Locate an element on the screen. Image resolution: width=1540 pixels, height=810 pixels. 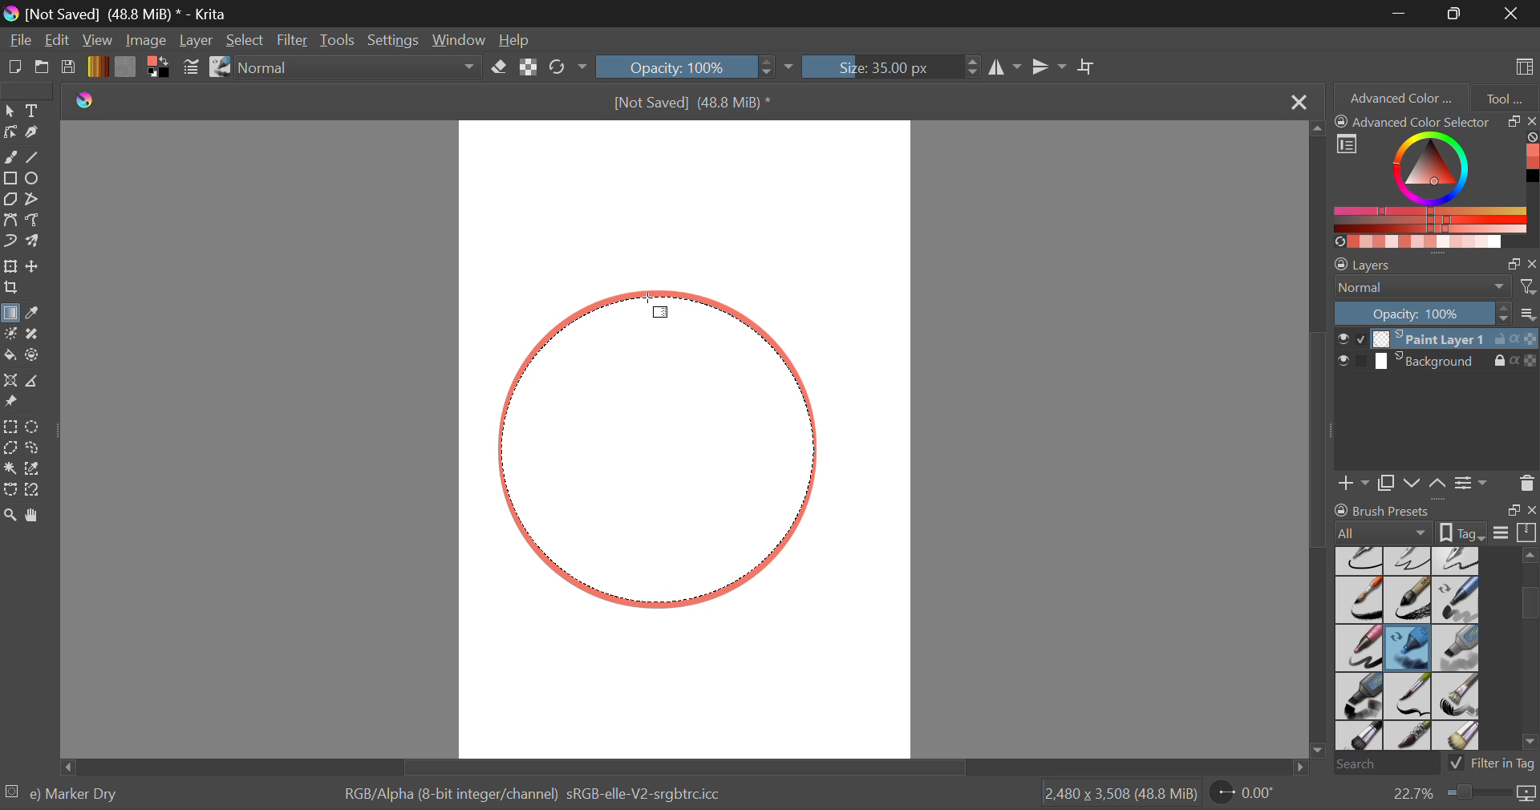
Eyedropper is located at coordinates (37, 314).